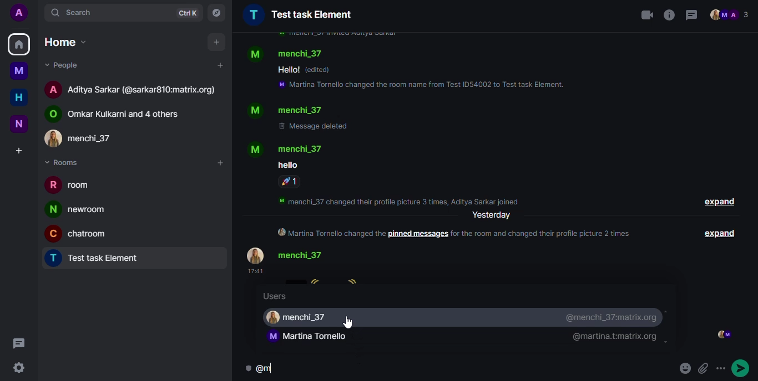 The image size is (758, 381). Describe the element at coordinates (99, 259) in the screenshot. I see `Test task element` at that location.